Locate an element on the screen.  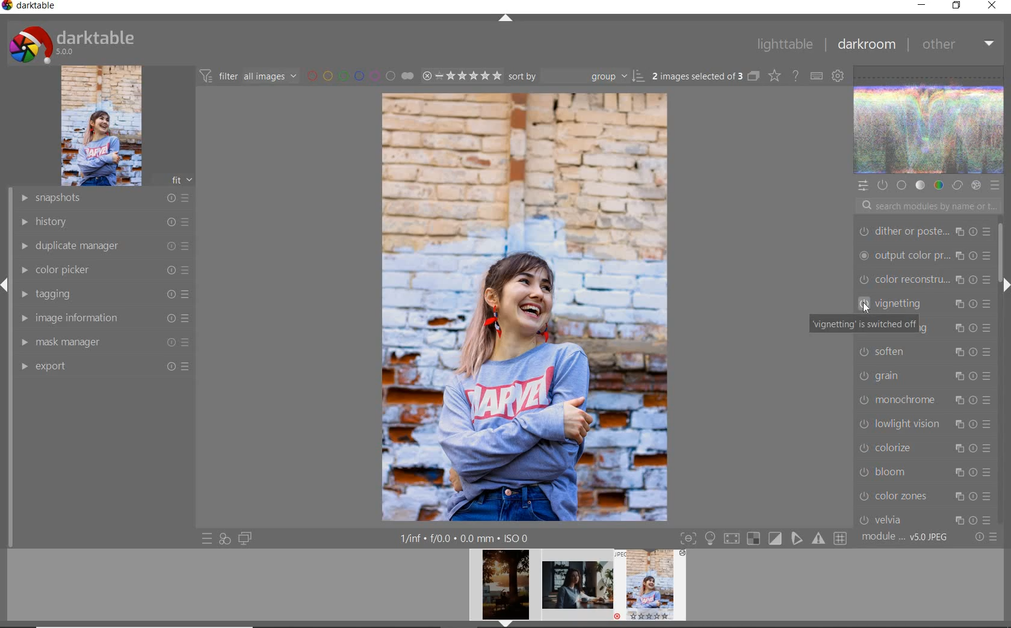
color picker is located at coordinates (104, 270).